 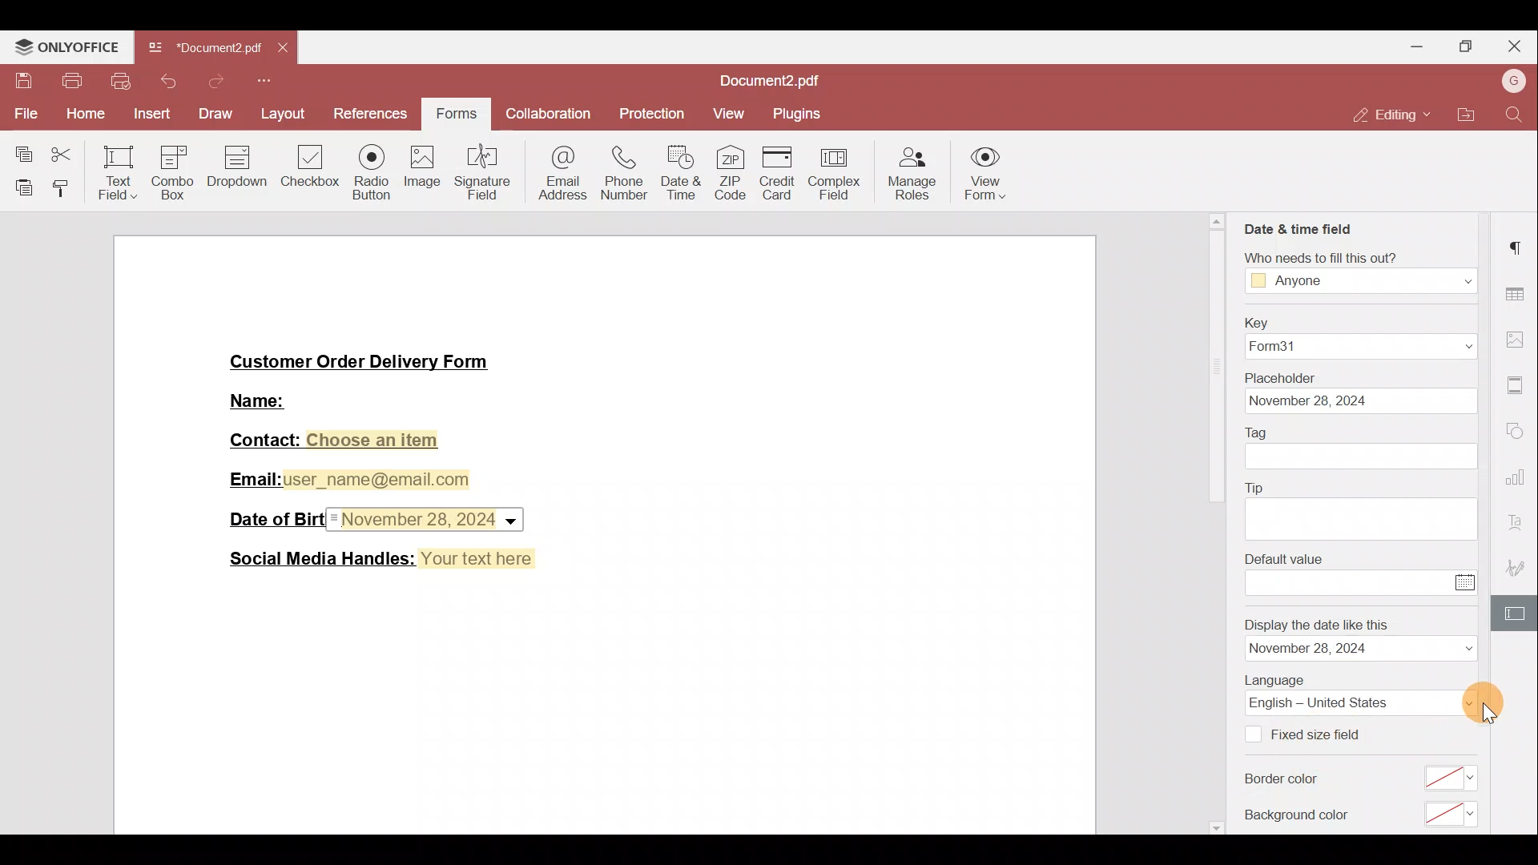 What do you see at coordinates (735, 175) in the screenshot?
I see `ZIP code` at bounding box center [735, 175].